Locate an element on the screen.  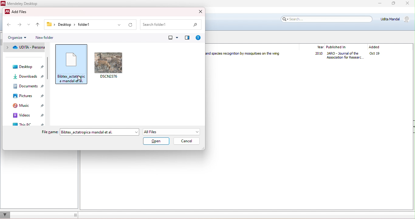
Mendeley Desktop is located at coordinates (22, 4).